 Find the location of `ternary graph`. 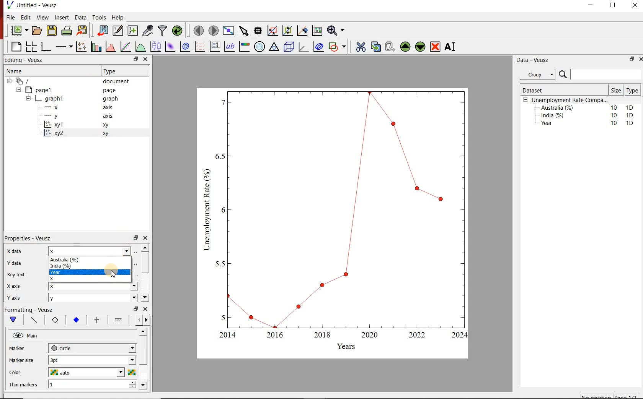

ternary graph is located at coordinates (274, 47).